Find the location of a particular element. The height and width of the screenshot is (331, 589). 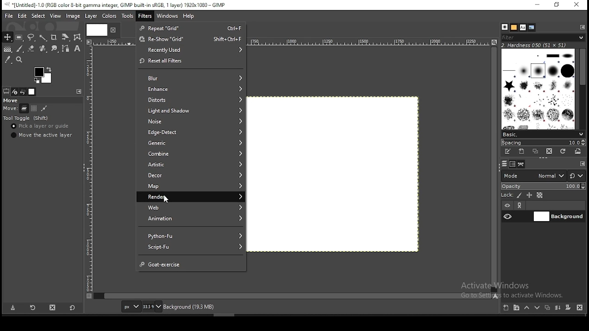

zoom status is located at coordinates (152, 307).